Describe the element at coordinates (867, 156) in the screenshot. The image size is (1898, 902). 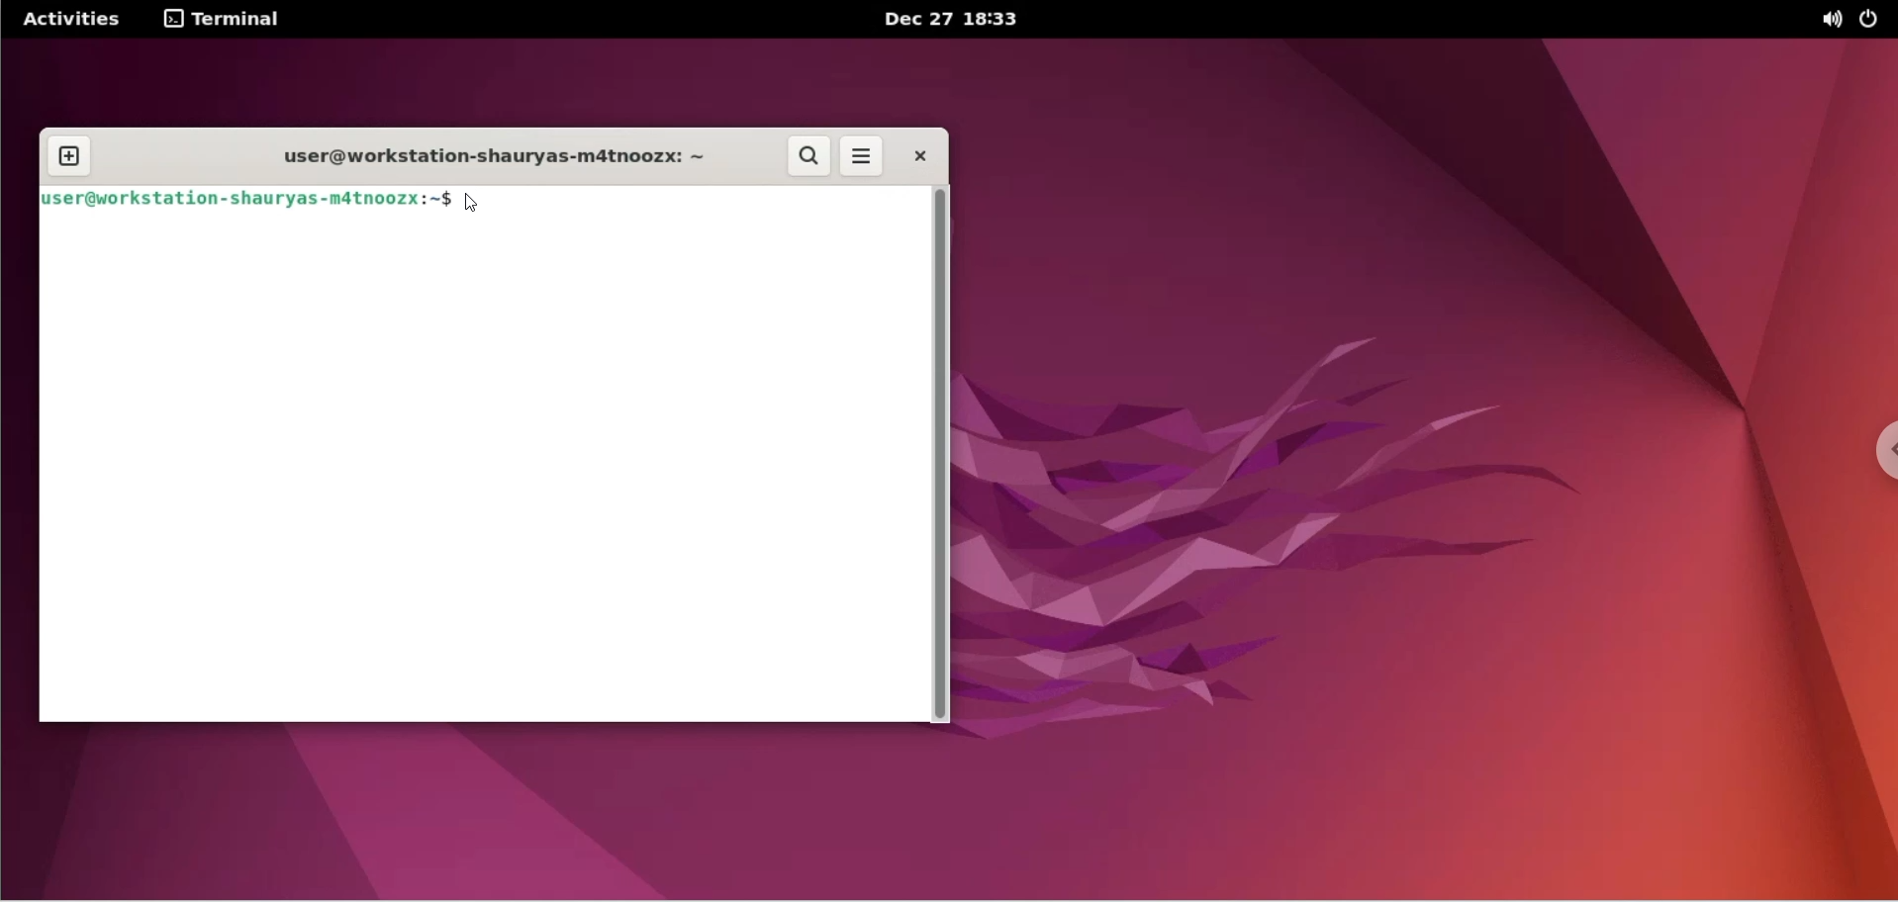
I see `more options` at that location.